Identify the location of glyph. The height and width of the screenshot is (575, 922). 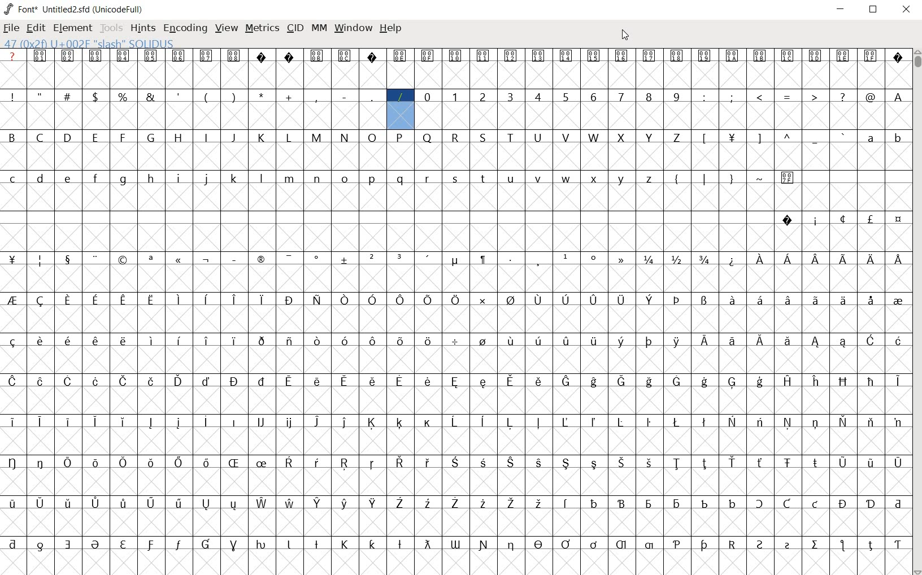
(870, 219).